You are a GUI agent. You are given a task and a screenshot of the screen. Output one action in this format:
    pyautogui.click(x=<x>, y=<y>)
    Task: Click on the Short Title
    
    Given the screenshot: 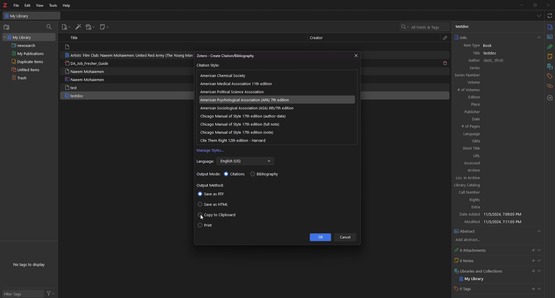 What is the action you would take?
    pyautogui.click(x=497, y=148)
    